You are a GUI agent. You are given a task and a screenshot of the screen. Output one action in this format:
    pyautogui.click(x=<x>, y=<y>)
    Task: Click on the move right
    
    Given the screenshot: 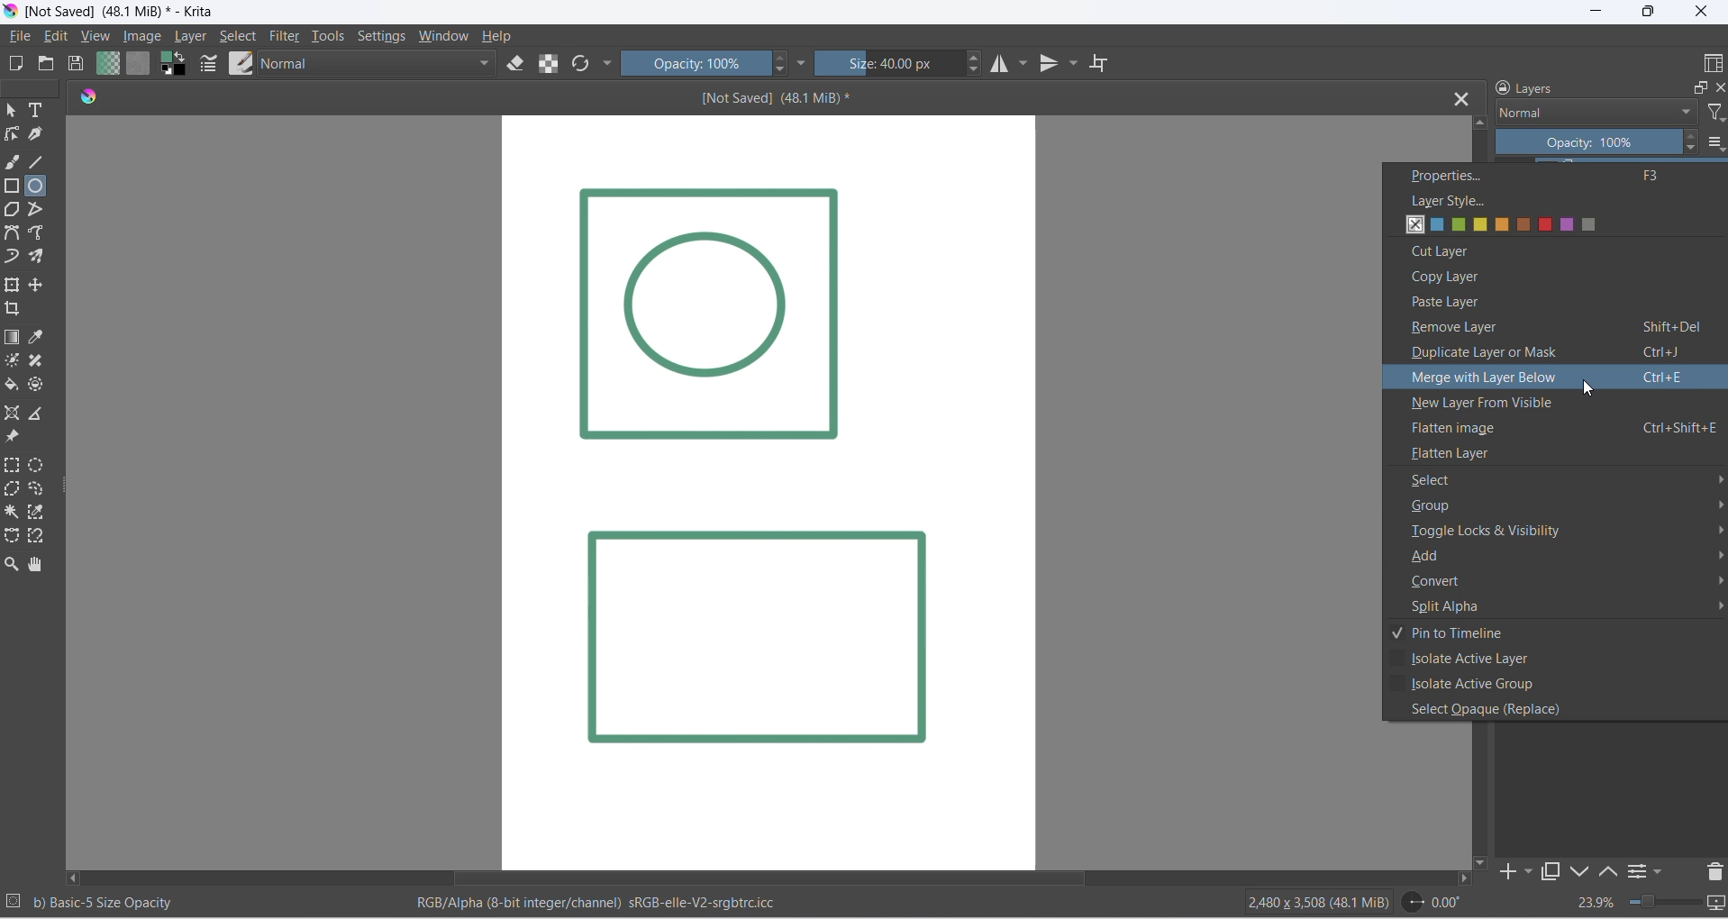 What is the action you would take?
    pyautogui.click(x=1462, y=880)
    